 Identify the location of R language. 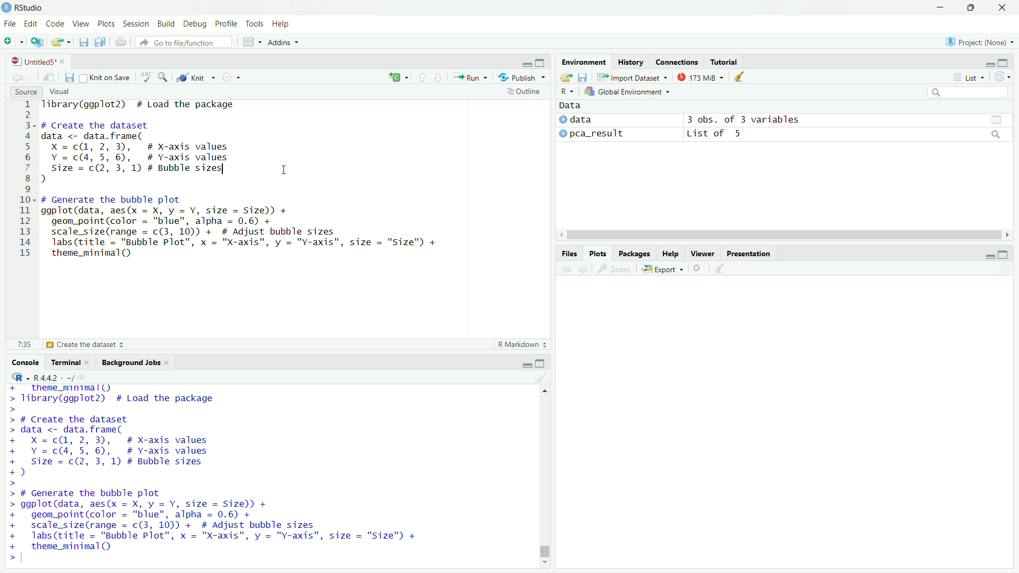
(567, 91).